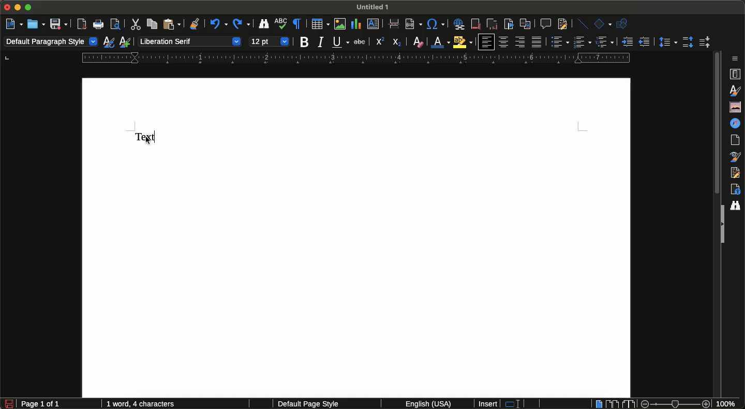 Image resolution: width=745 pixels, height=409 pixels. Describe the element at coordinates (520, 42) in the screenshot. I see `Align right ` at that location.